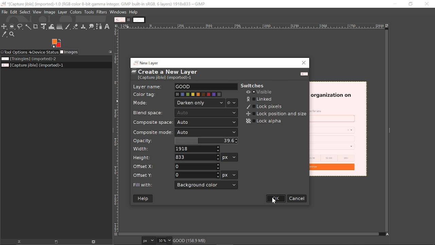 Image resolution: width=435 pixels, height=245 pixels. I want to click on Cancel, so click(297, 198).